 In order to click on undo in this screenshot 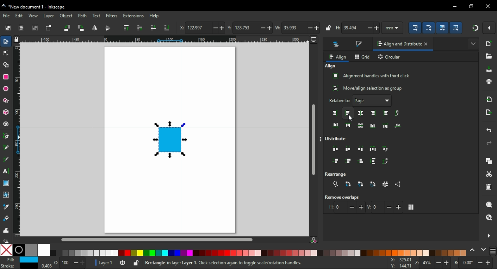, I will do `click(488, 130)`.